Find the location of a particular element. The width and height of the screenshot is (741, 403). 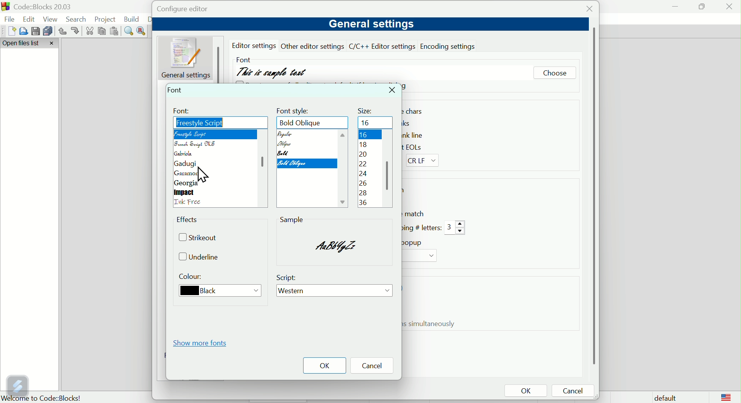

Open file is located at coordinates (22, 31).